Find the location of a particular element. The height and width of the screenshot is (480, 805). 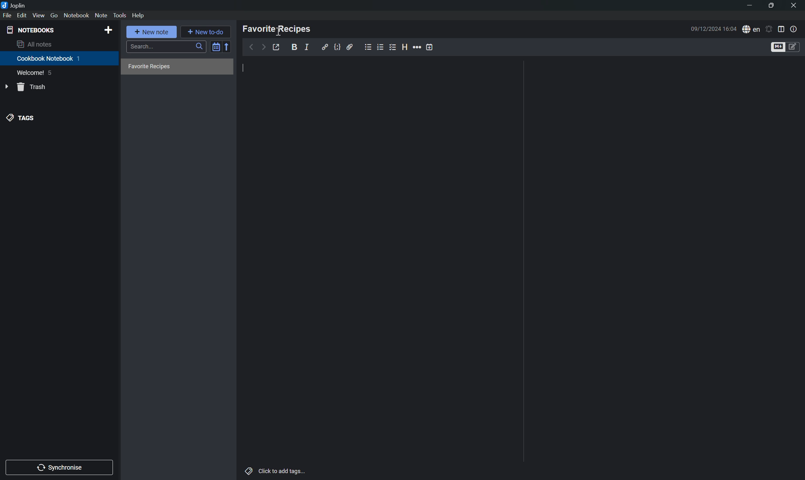

NOTEBOOKS is located at coordinates (30, 30).